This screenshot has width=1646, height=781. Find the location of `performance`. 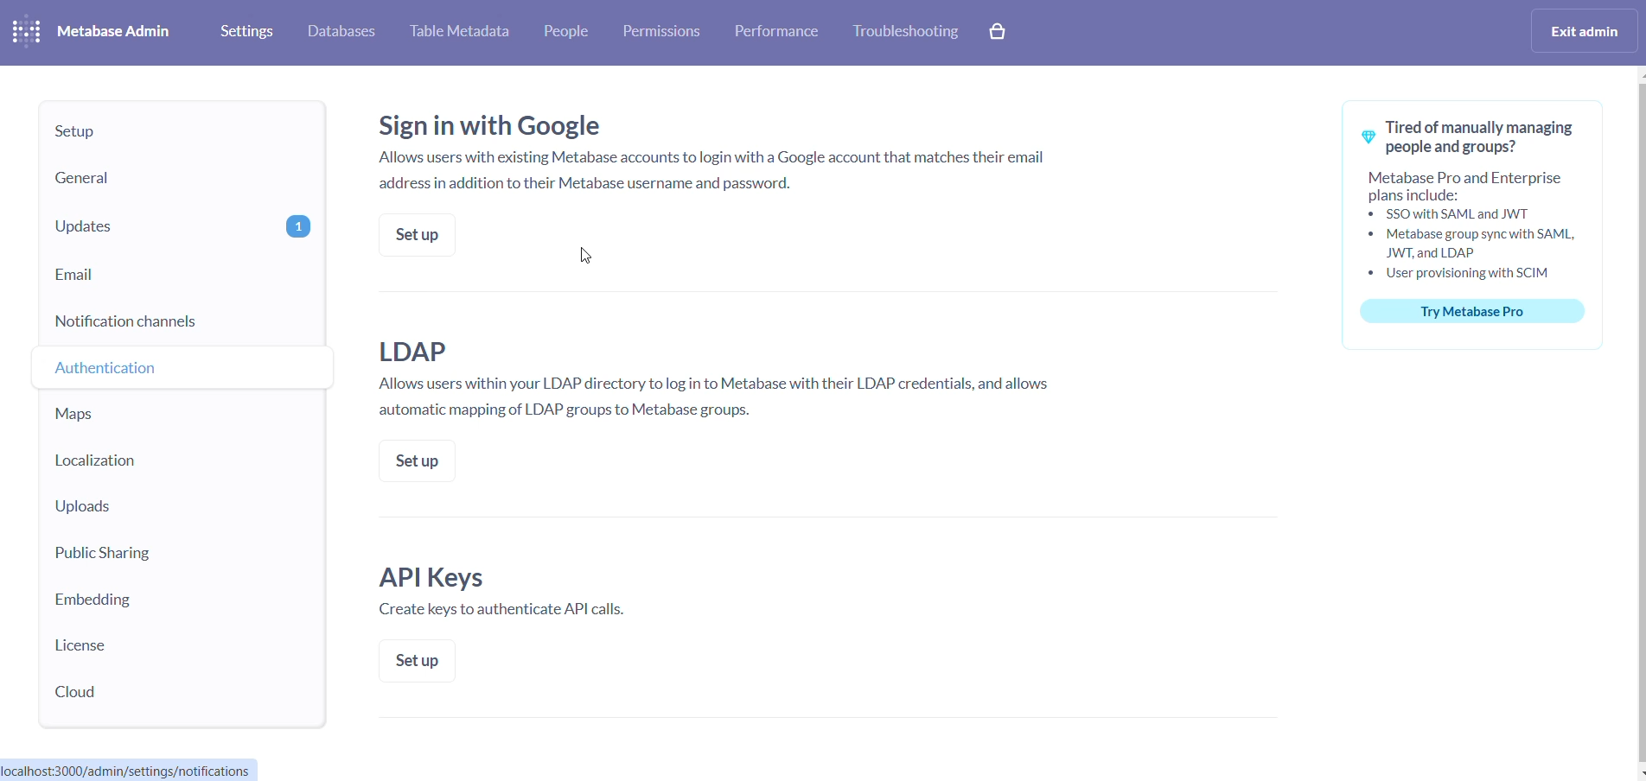

performance is located at coordinates (775, 32).